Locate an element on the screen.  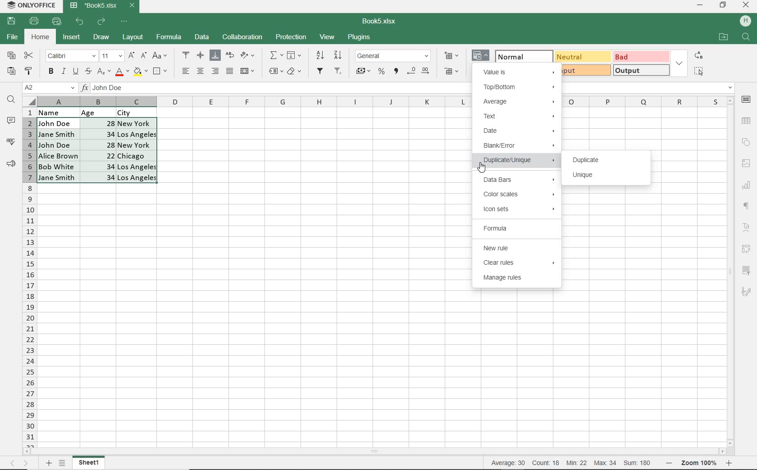
DATA BARS is located at coordinates (517, 180).